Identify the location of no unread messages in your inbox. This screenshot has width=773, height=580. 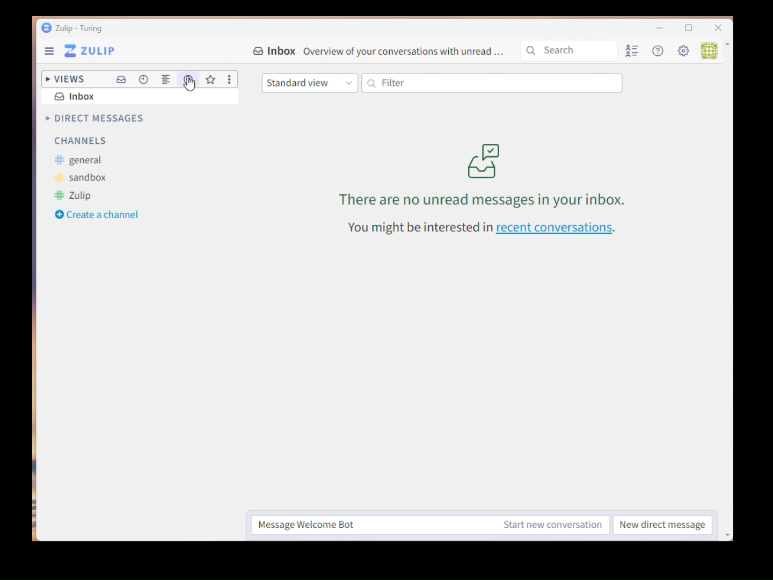
(480, 178).